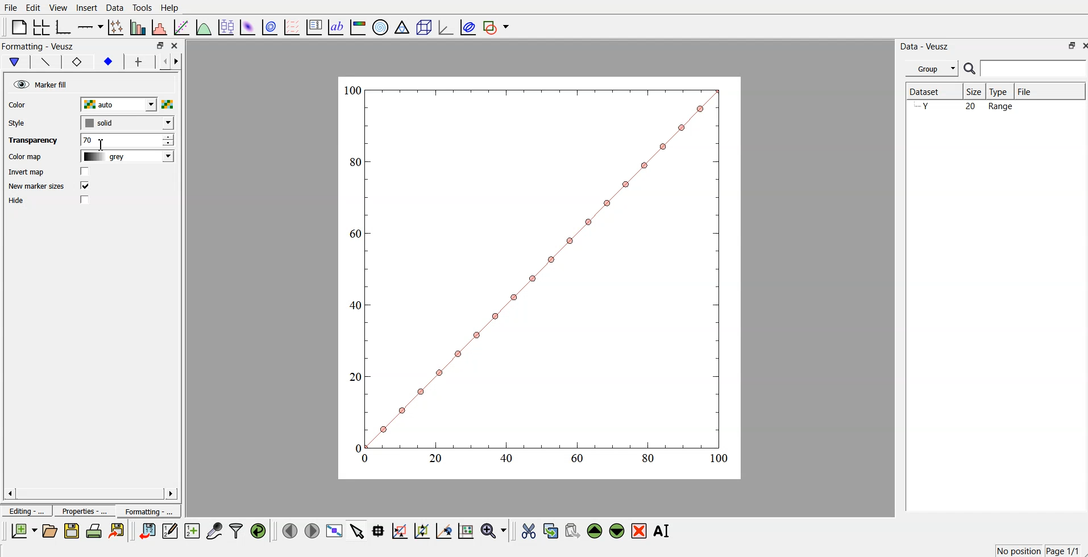 This screenshot has width=1088, height=557. What do you see at coordinates (41, 25) in the screenshot?
I see `arrange a graph in a grid` at bounding box center [41, 25].